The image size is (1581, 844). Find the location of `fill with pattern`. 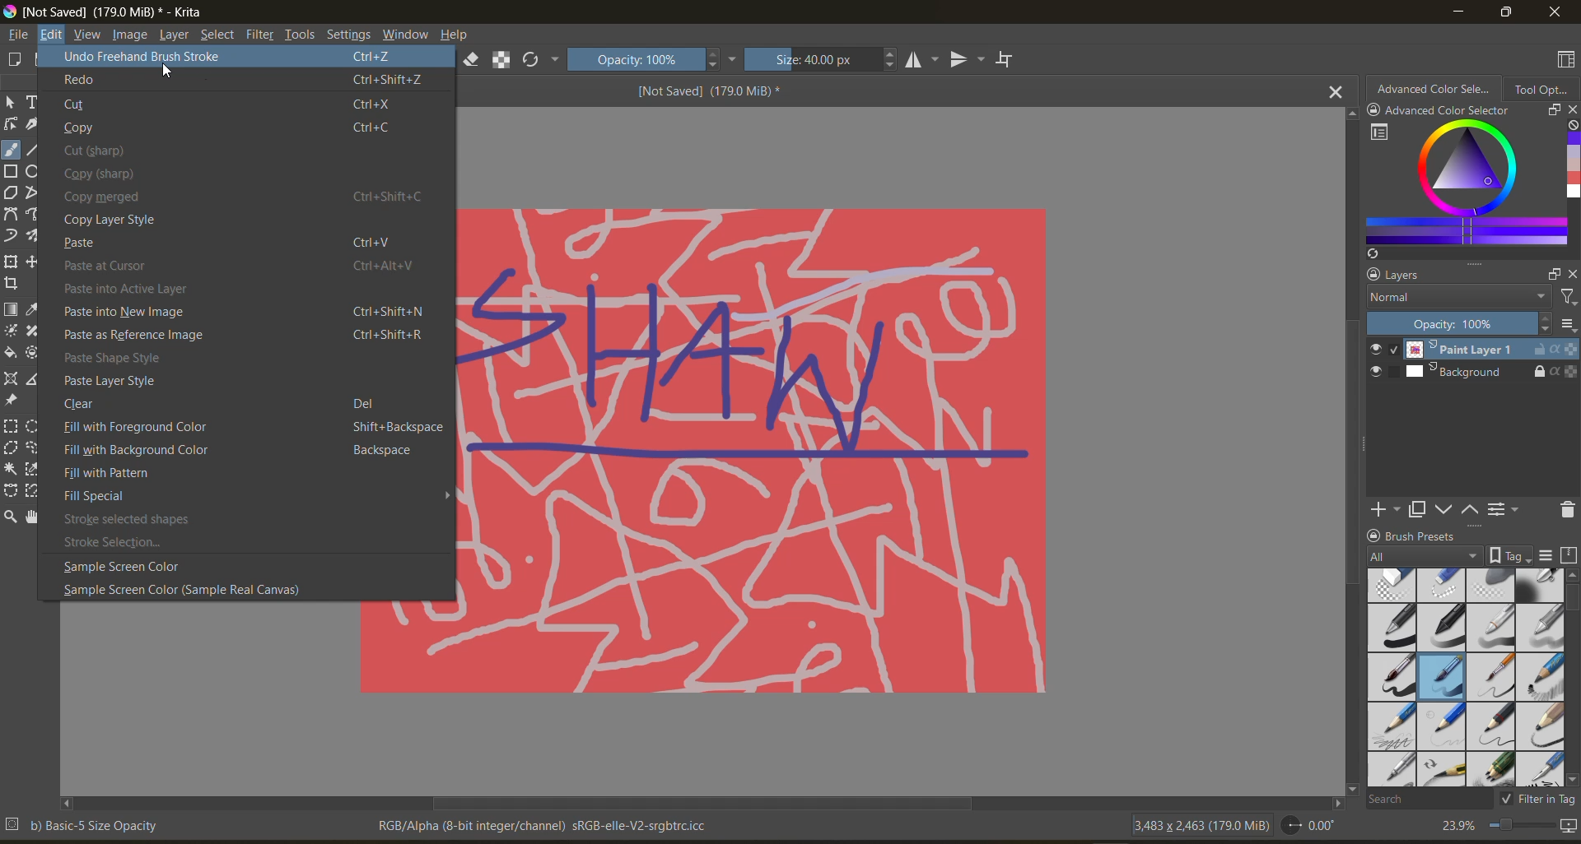

fill with pattern is located at coordinates (109, 472).